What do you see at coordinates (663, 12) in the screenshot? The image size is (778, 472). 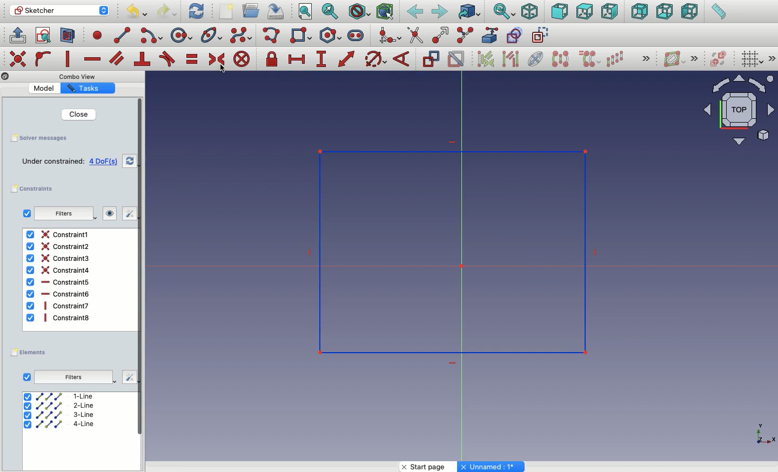 I see `Bottom` at bounding box center [663, 12].